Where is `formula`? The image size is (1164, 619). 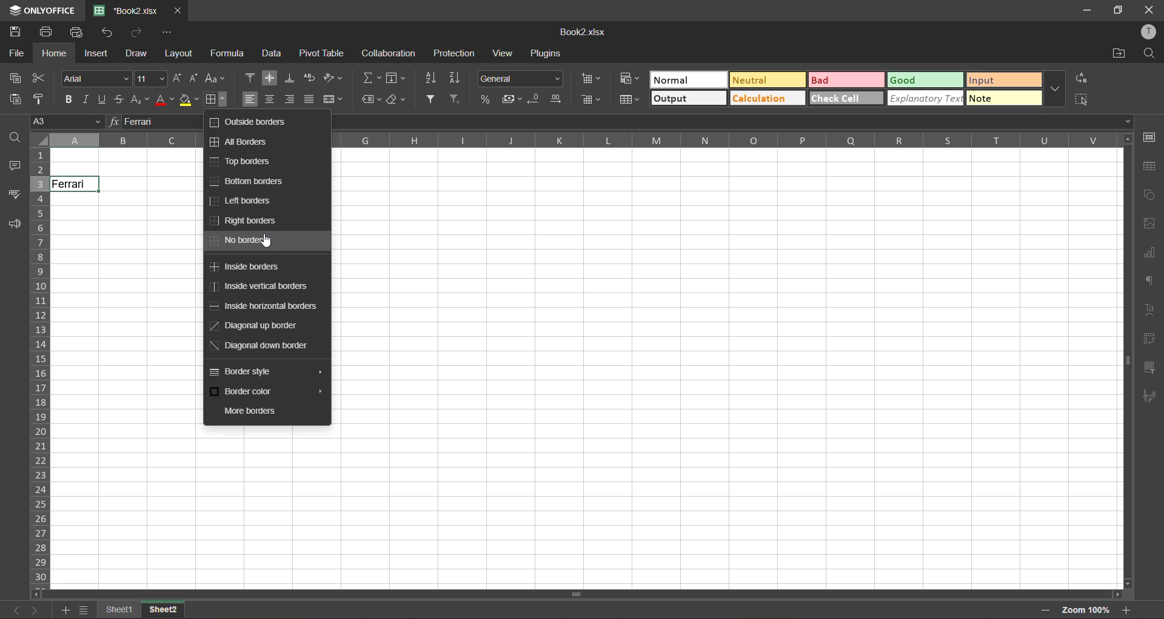 formula is located at coordinates (230, 53).